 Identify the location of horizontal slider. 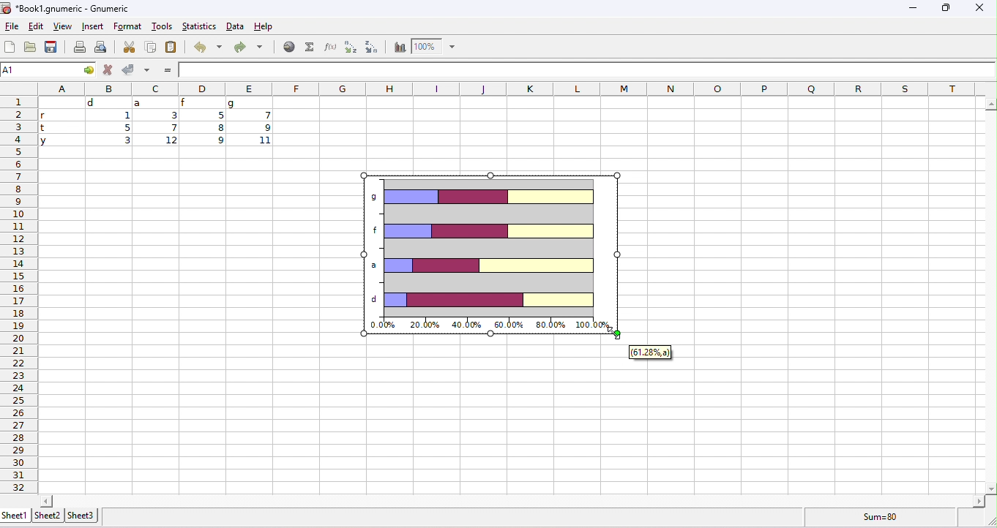
(512, 501).